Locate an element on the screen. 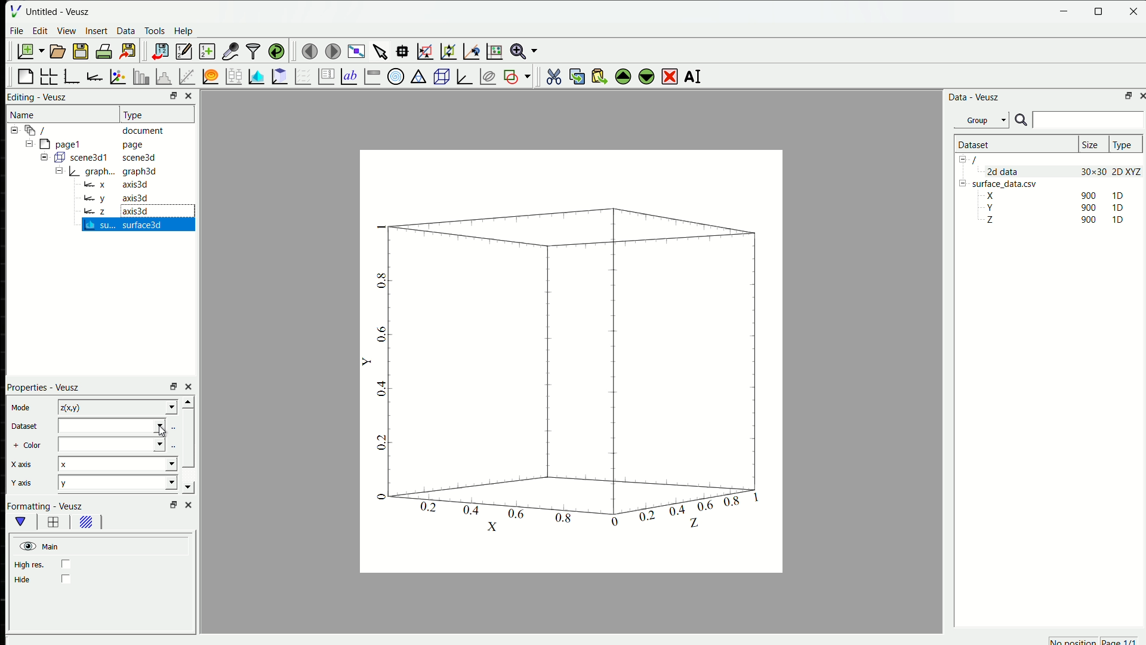 Image resolution: width=1146 pixels, height=645 pixels. Collapse /expand is located at coordinates (29, 143).